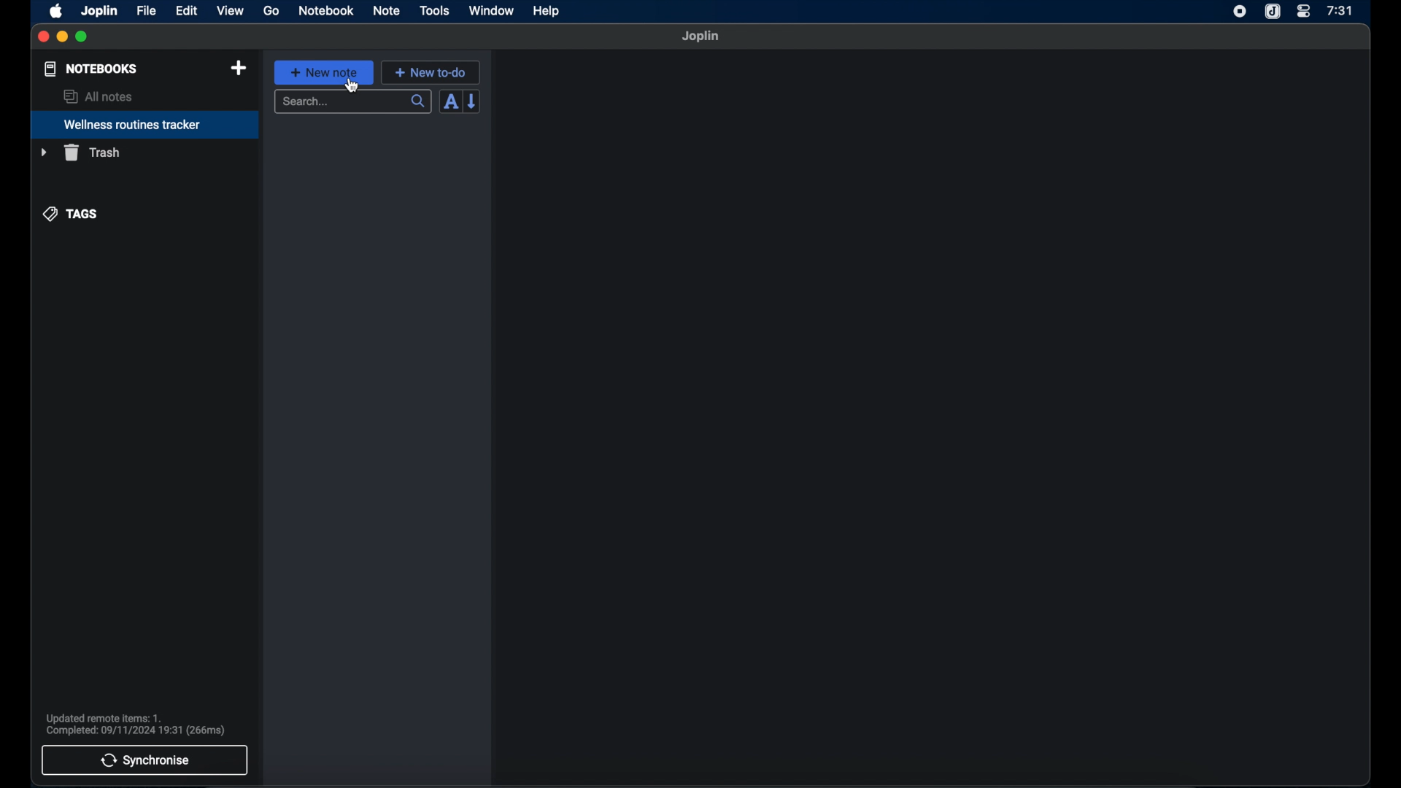 Image resolution: width=1401 pixels, height=788 pixels. Describe the element at coordinates (148, 723) in the screenshot. I see `Updated remote items: 1. Complete: 09/11/2024 19:31 (266ms)` at that location.